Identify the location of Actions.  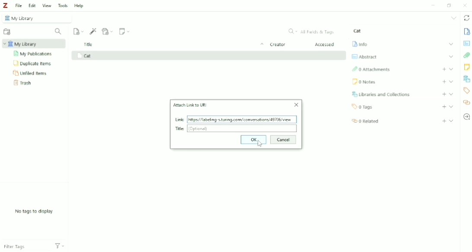
(60, 245).